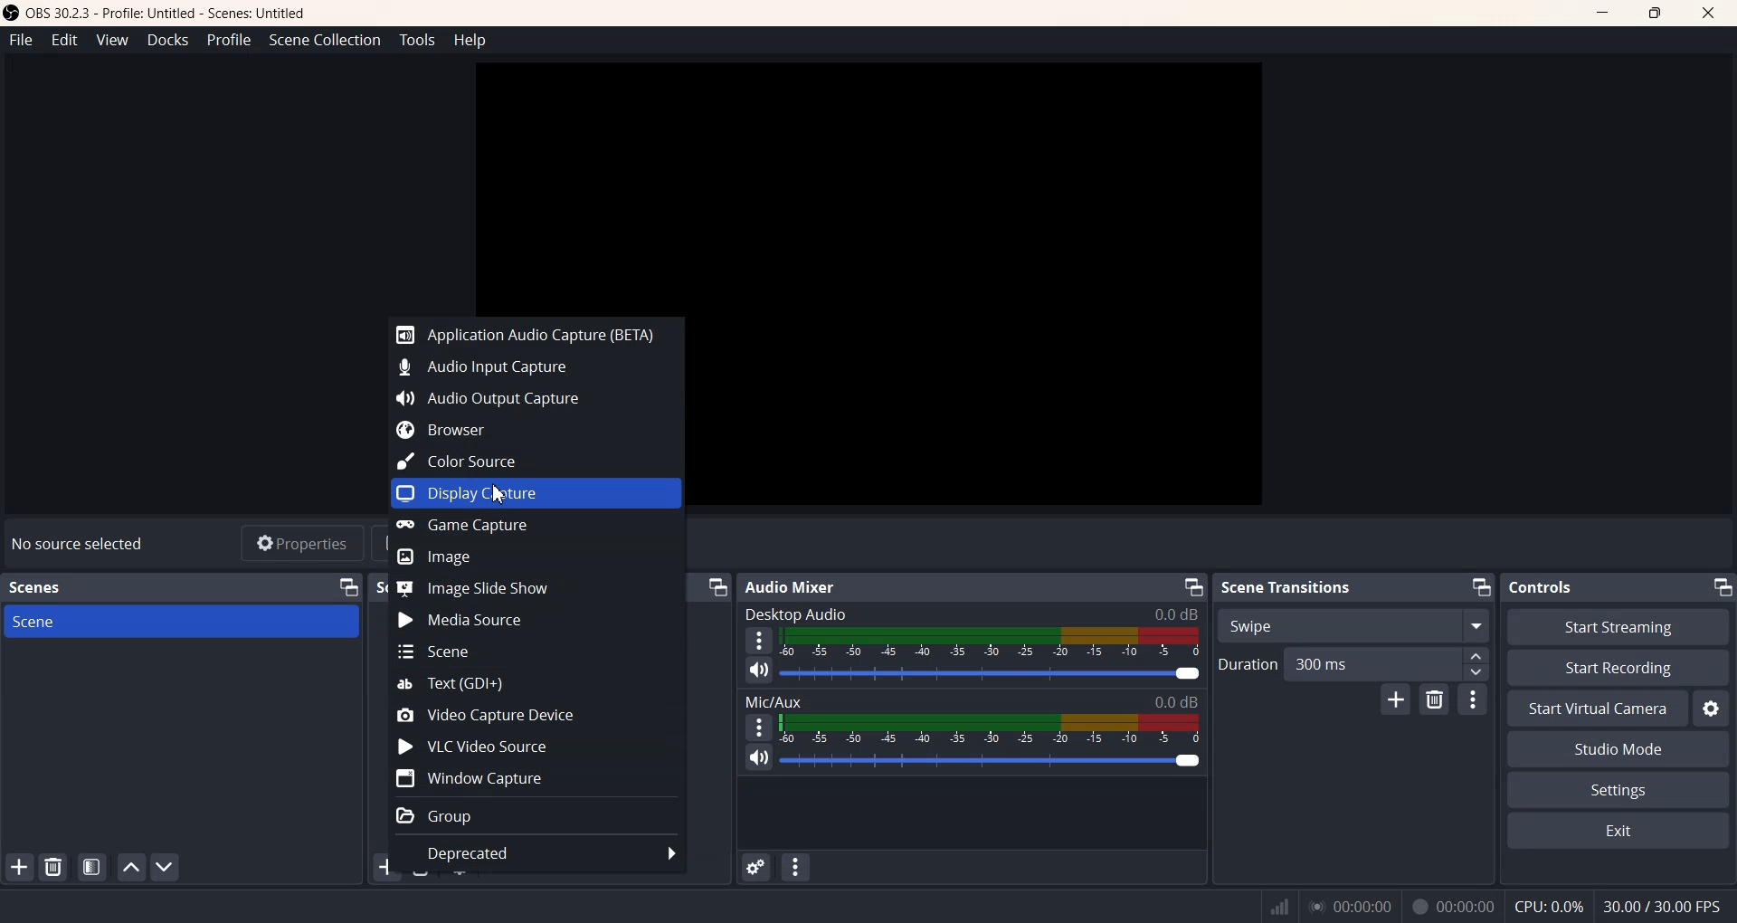 The width and height of the screenshot is (1737, 923). Describe the element at coordinates (229, 41) in the screenshot. I see `Profile` at that location.